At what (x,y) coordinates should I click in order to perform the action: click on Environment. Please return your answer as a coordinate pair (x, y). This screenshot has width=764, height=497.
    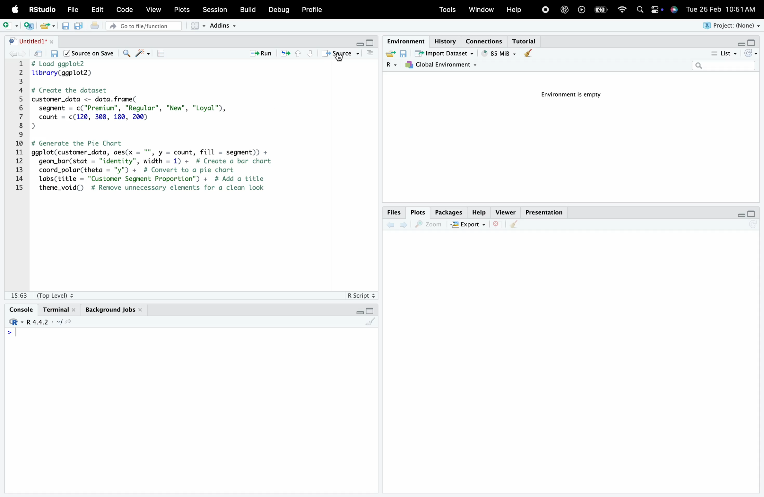
    Looking at the image, I should click on (404, 40).